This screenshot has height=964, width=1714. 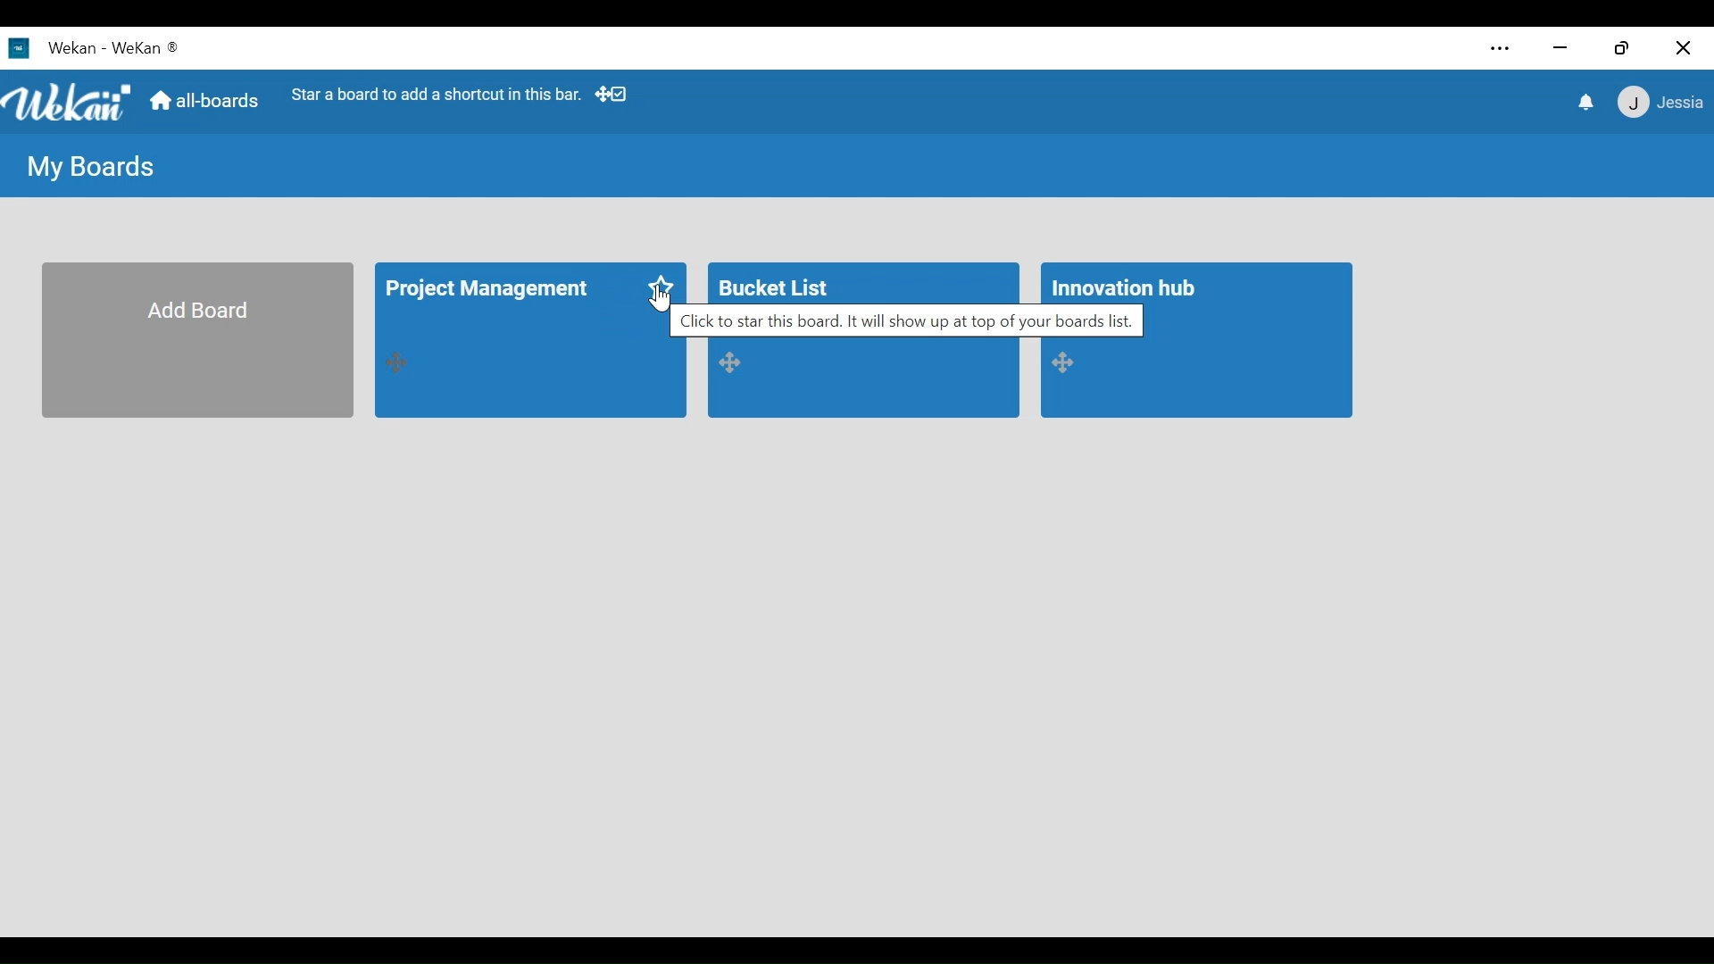 What do you see at coordinates (53, 47) in the screenshot?
I see `Wekan Desktop icon` at bounding box center [53, 47].